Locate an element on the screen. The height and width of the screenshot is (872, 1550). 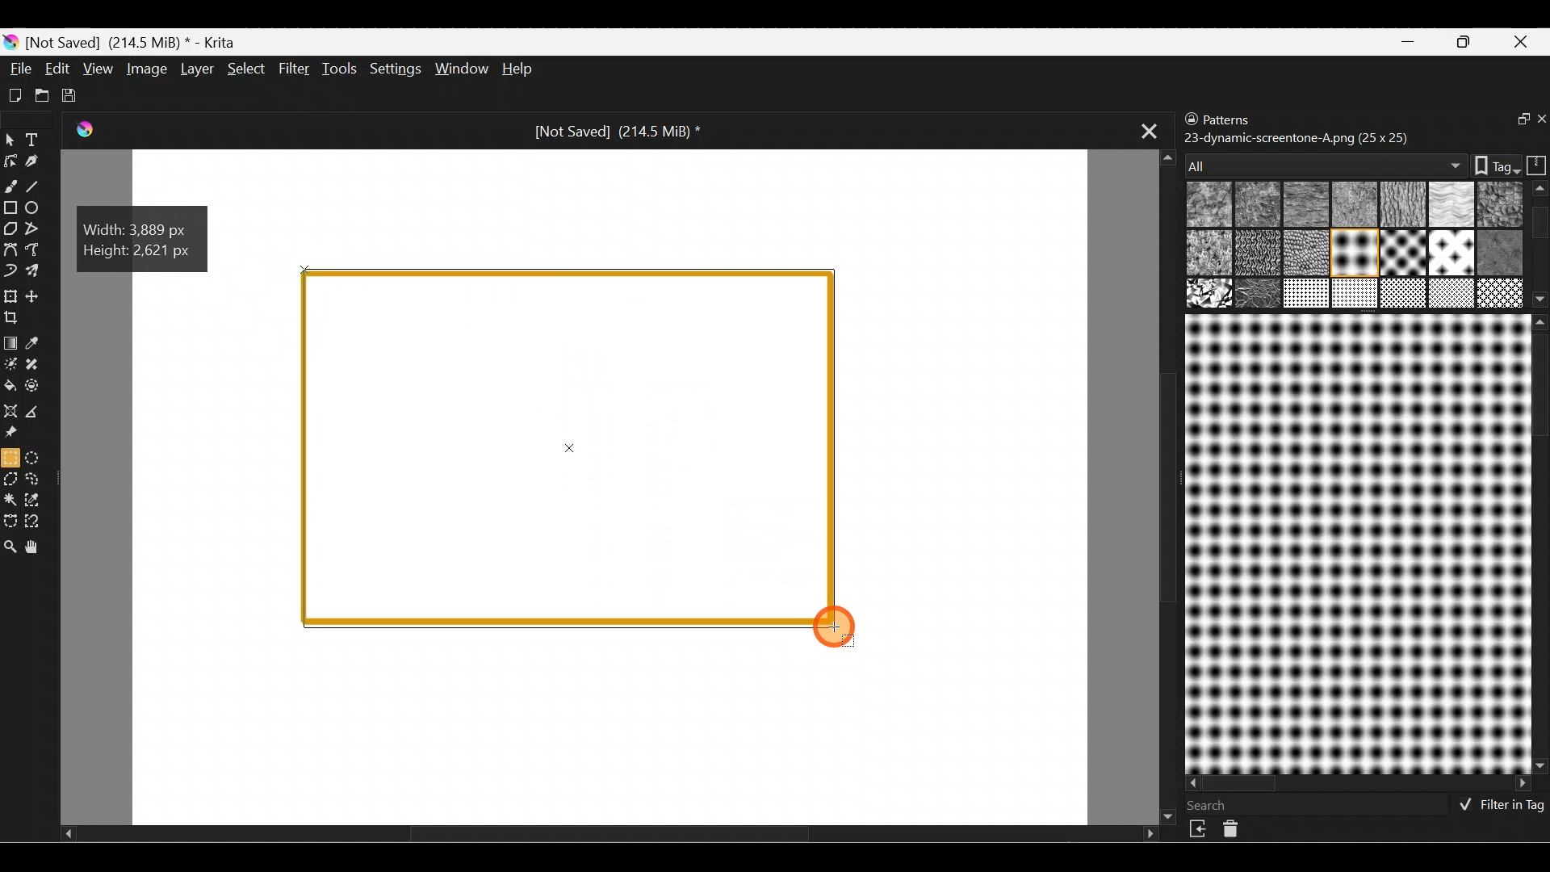
01 canvas.png is located at coordinates (1207, 206).